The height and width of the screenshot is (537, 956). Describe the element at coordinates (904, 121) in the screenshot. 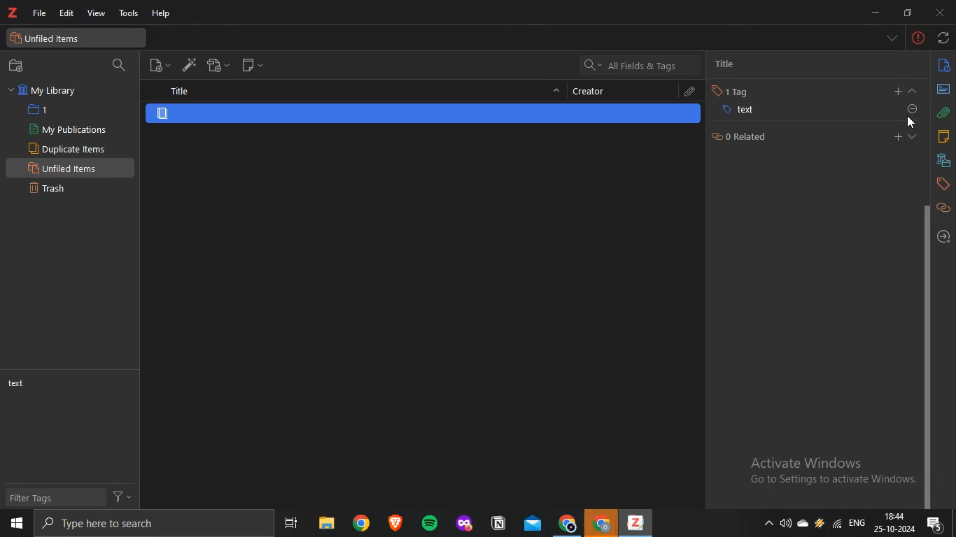

I see `cursor` at that location.